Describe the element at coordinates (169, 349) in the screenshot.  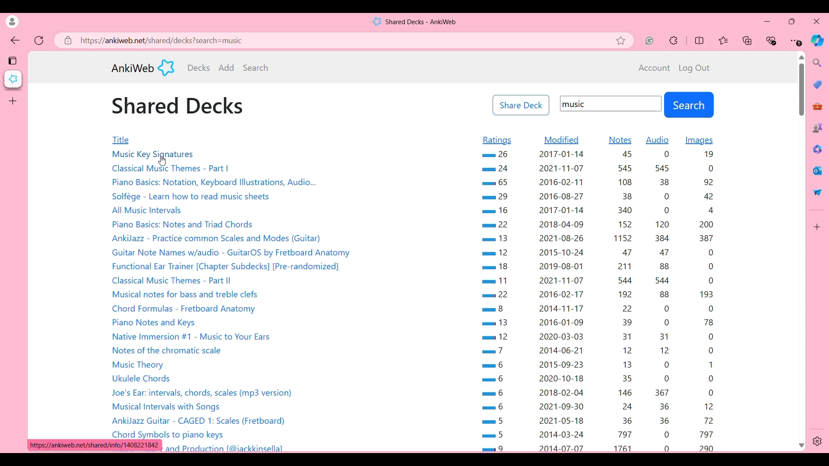
I see `Notes of the chromatic scale` at that location.